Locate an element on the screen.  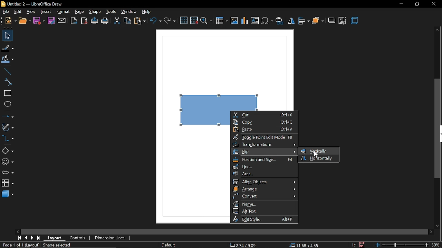
change zoom is located at coordinates (402, 245).